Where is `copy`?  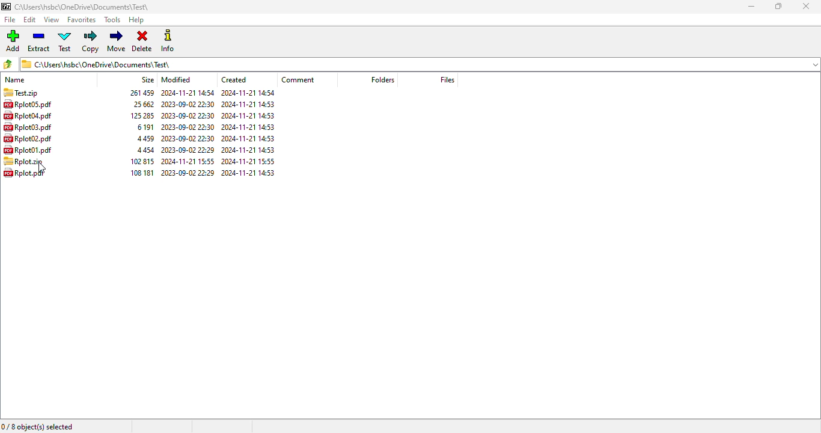
copy is located at coordinates (90, 41).